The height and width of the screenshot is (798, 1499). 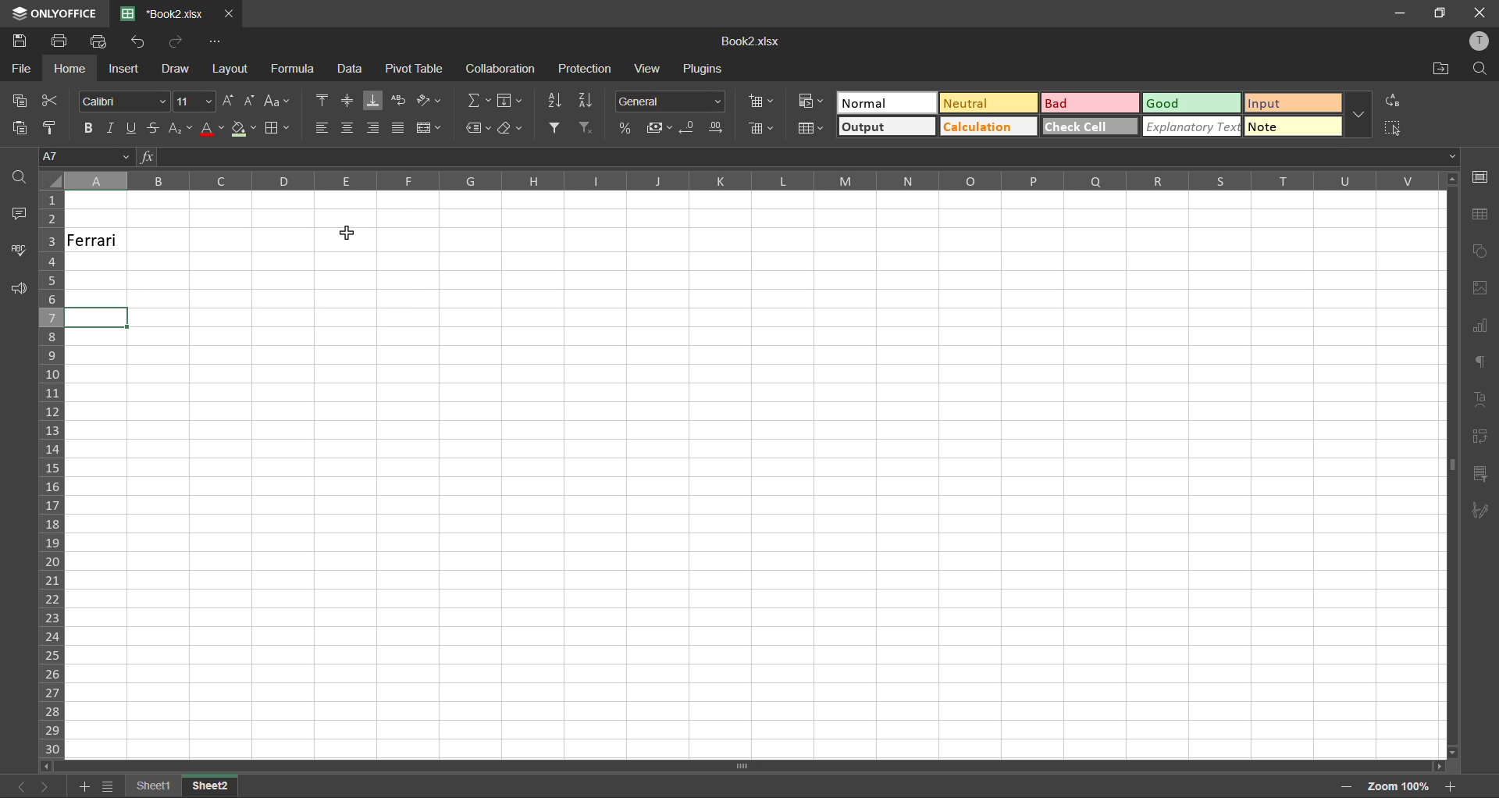 I want to click on Find, so click(x=1482, y=67).